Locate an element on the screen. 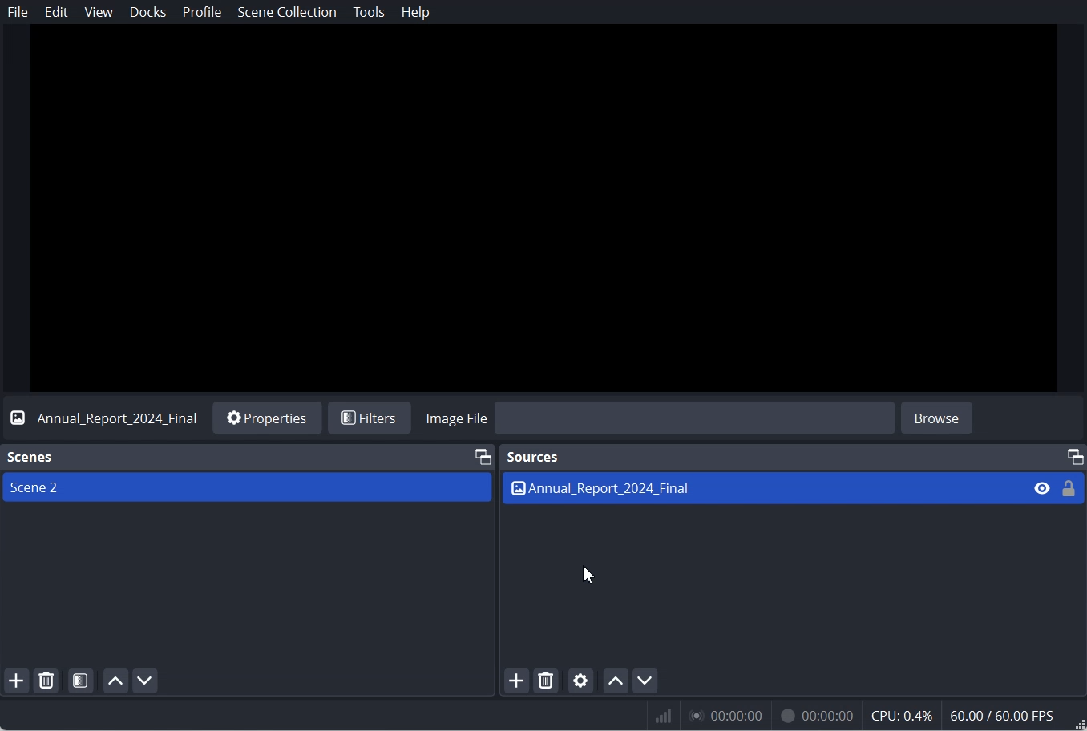 This screenshot has height=731, width=1087. Move source up is located at coordinates (616, 681).